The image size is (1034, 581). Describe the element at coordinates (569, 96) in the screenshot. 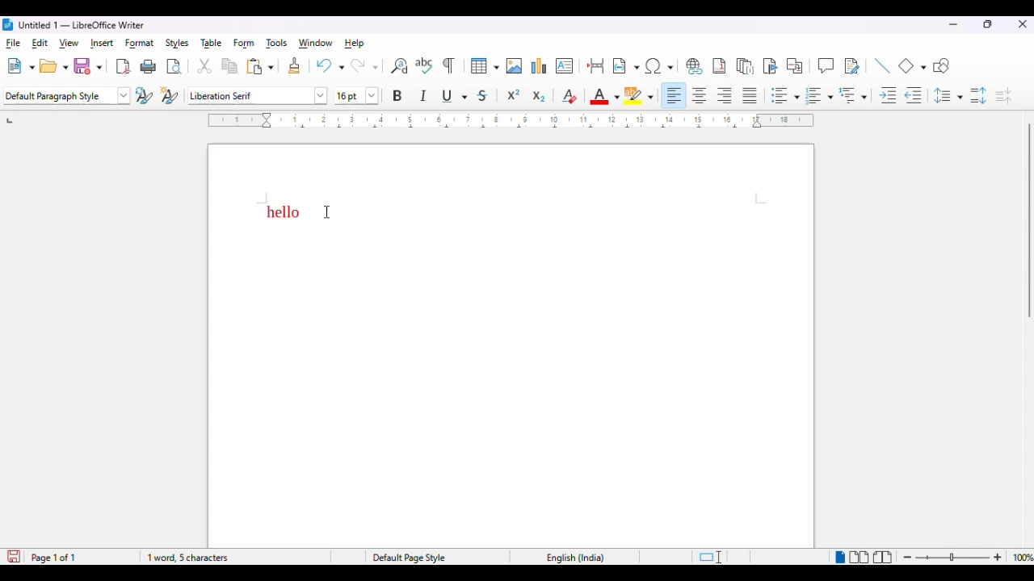

I see `clear direct formatting` at that location.